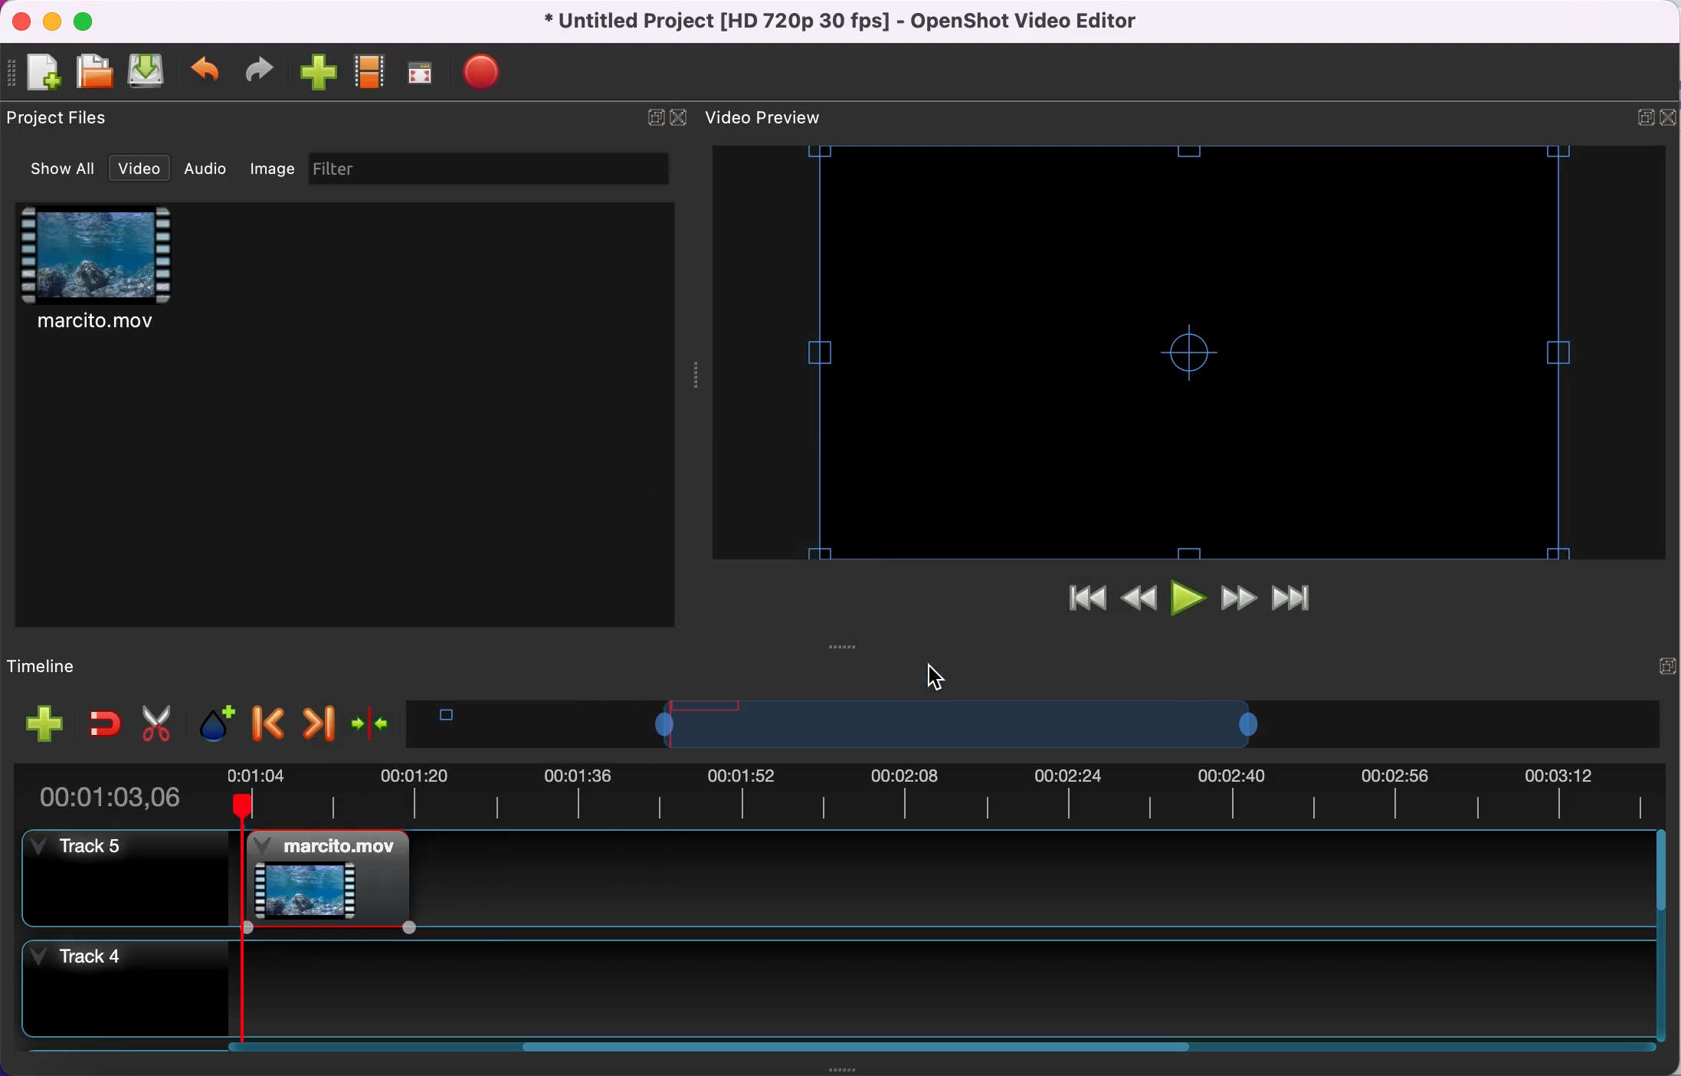  Describe the element at coordinates (53, 22) in the screenshot. I see `minimize` at that location.